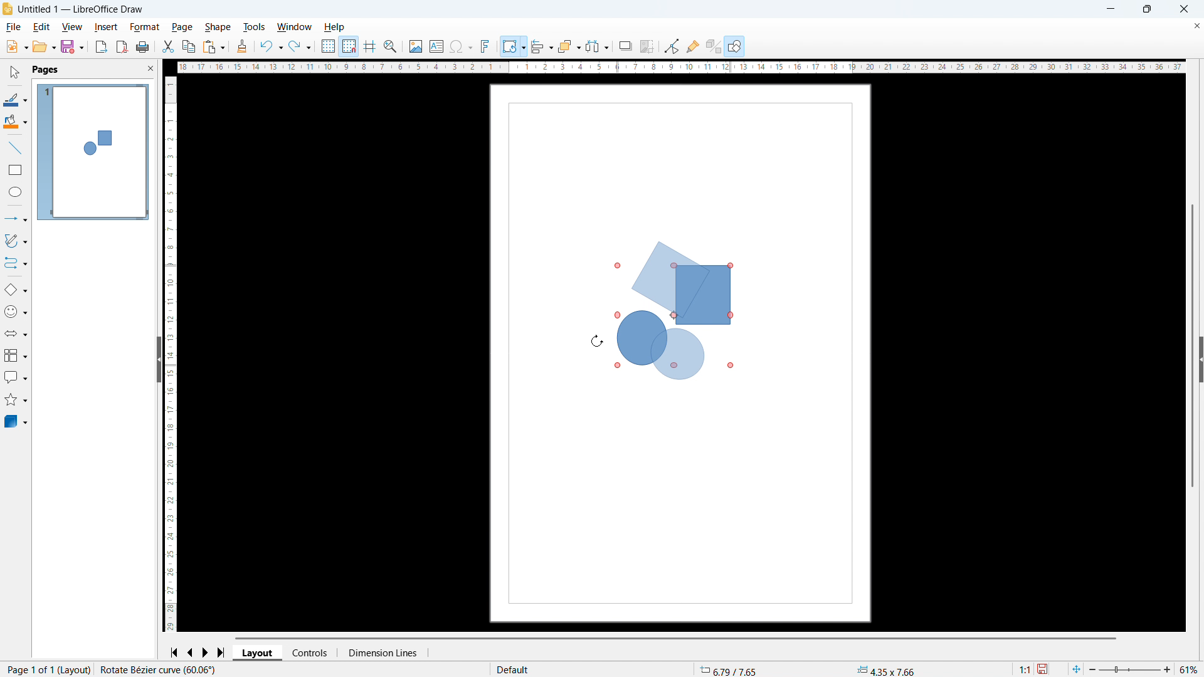 Image resolution: width=1204 pixels, height=677 pixels. What do you see at coordinates (671, 45) in the screenshot?
I see `Toggle point edit mode ` at bounding box center [671, 45].